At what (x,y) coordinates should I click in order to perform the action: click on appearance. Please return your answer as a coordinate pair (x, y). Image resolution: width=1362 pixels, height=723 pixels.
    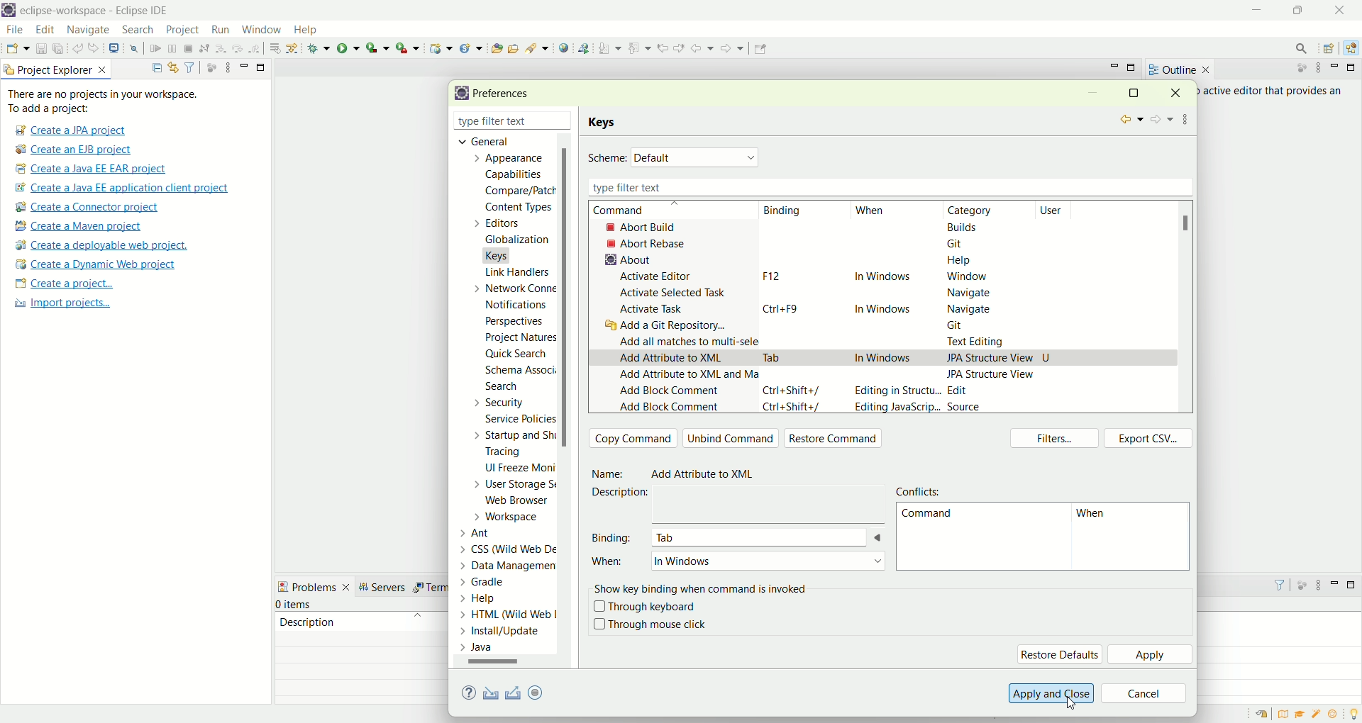
    Looking at the image, I should click on (512, 159).